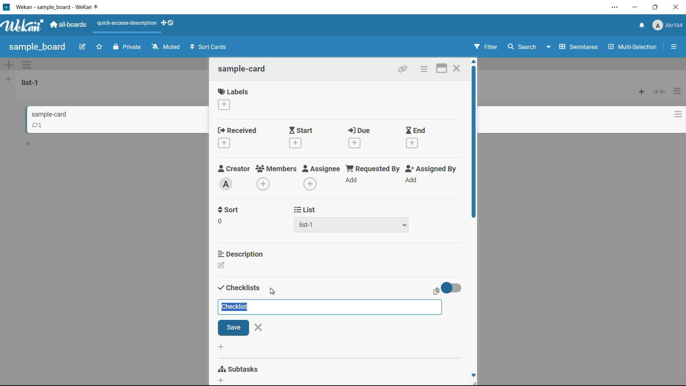 The width and height of the screenshot is (686, 386). I want to click on edit, so click(78, 46).